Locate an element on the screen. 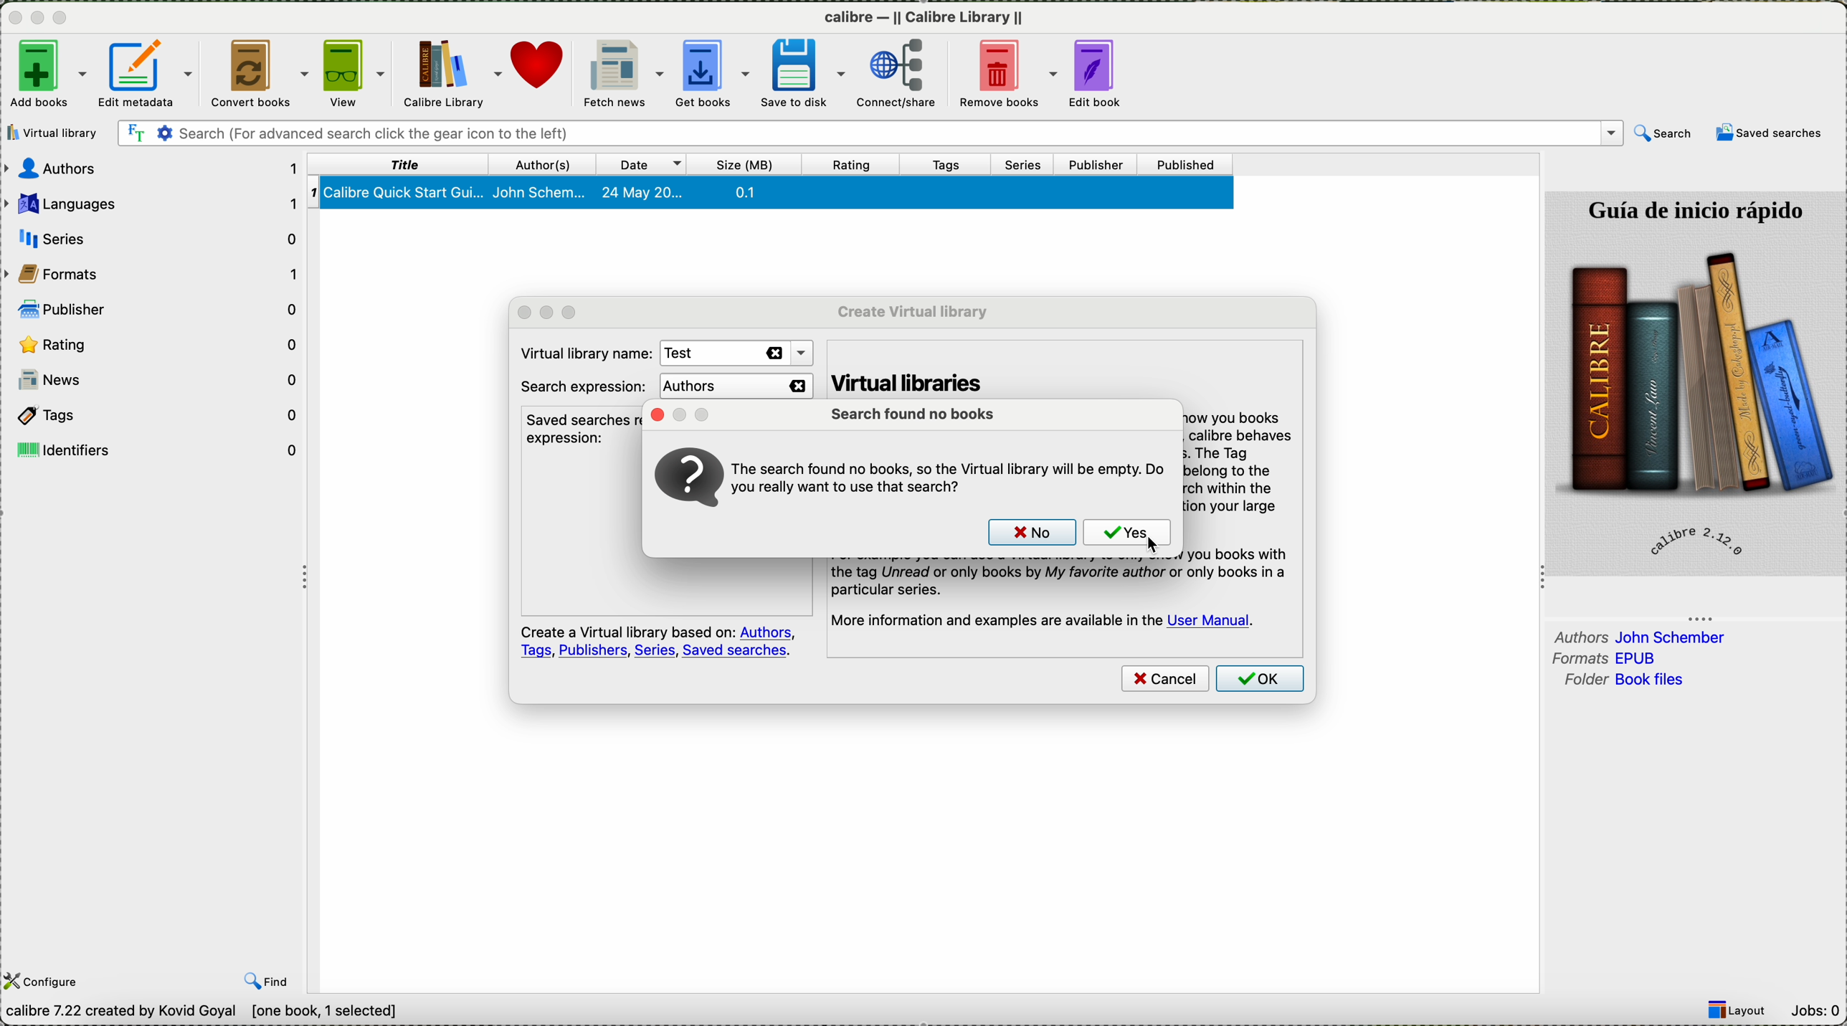 Image resolution: width=1847 pixels, height=1026 pixels. create virtual library is located at coordinates (913, 310).